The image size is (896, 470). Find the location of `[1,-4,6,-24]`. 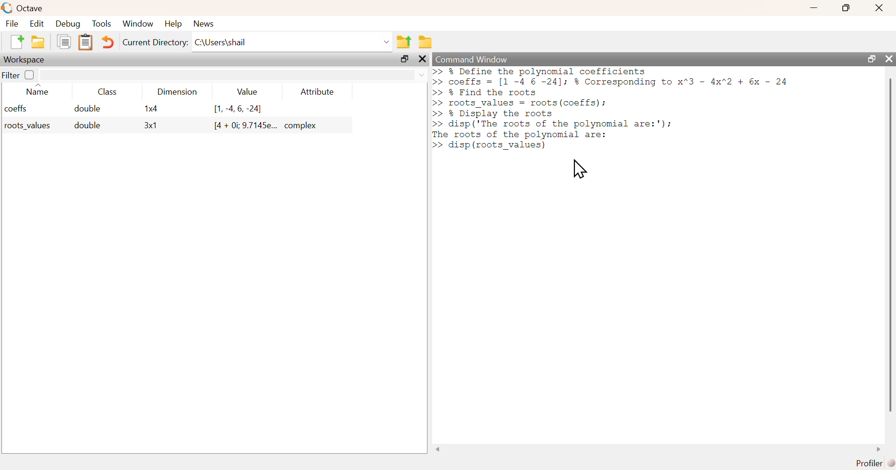

[1,-4,6,-24] is located at coordinates (238, 109).